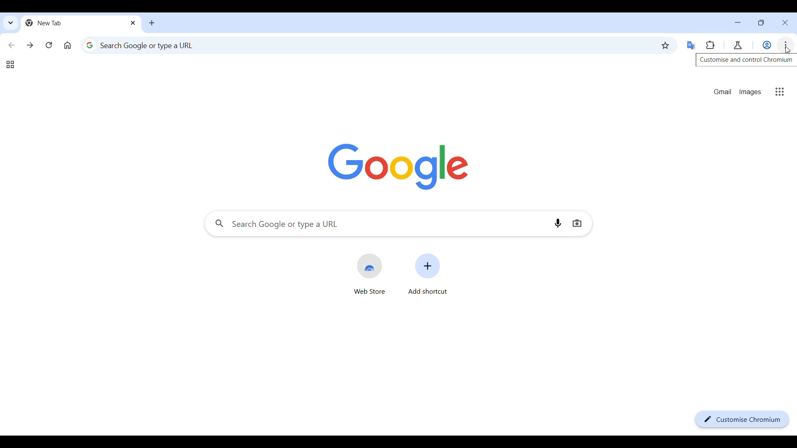 The width and height of the screenshot is (797, 448). Describe the element at coordinates (68, 45) in the screenshot. I see `Click to go to homepage` at that location.